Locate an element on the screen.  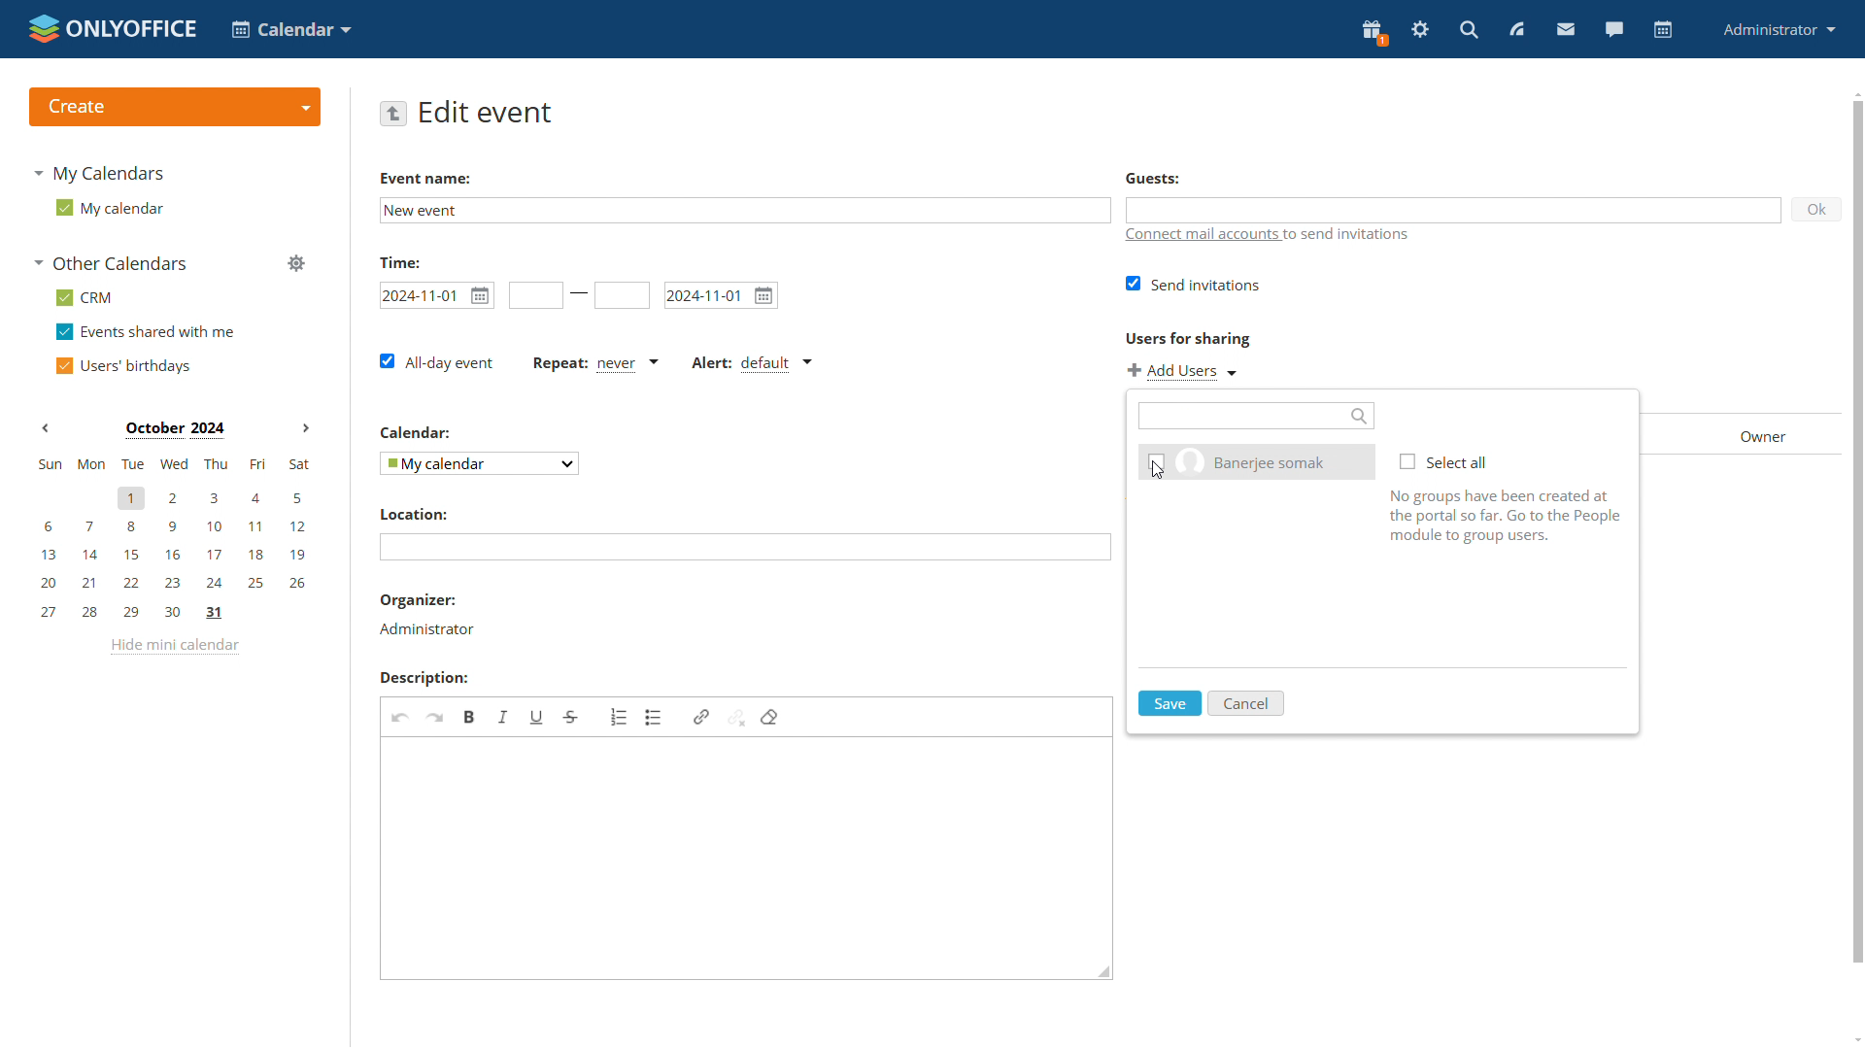
search is located at coordinates (1468, 31).